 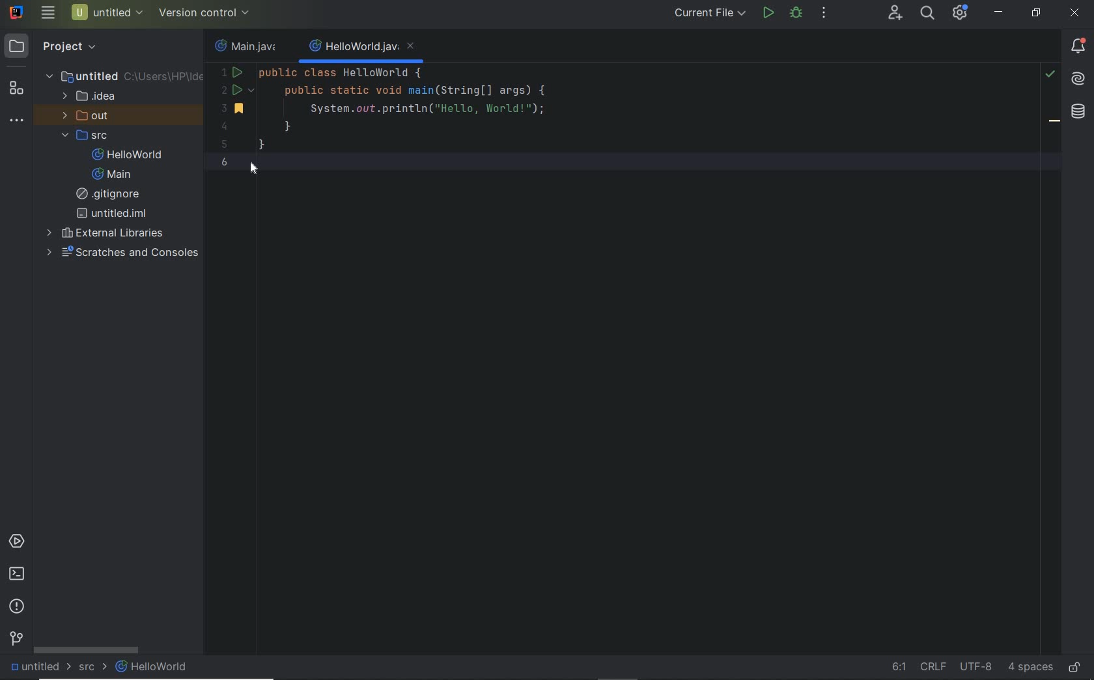 What do you see at coordinates (392, 106) in the screenshot?
I see `code` at bounding box center [392, 106].